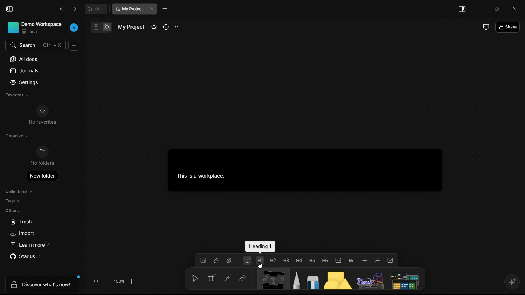  What do you see at coordinates (107, 27) in the screenshot?
I see `edgeless mode` at bounding box center [107, 27].